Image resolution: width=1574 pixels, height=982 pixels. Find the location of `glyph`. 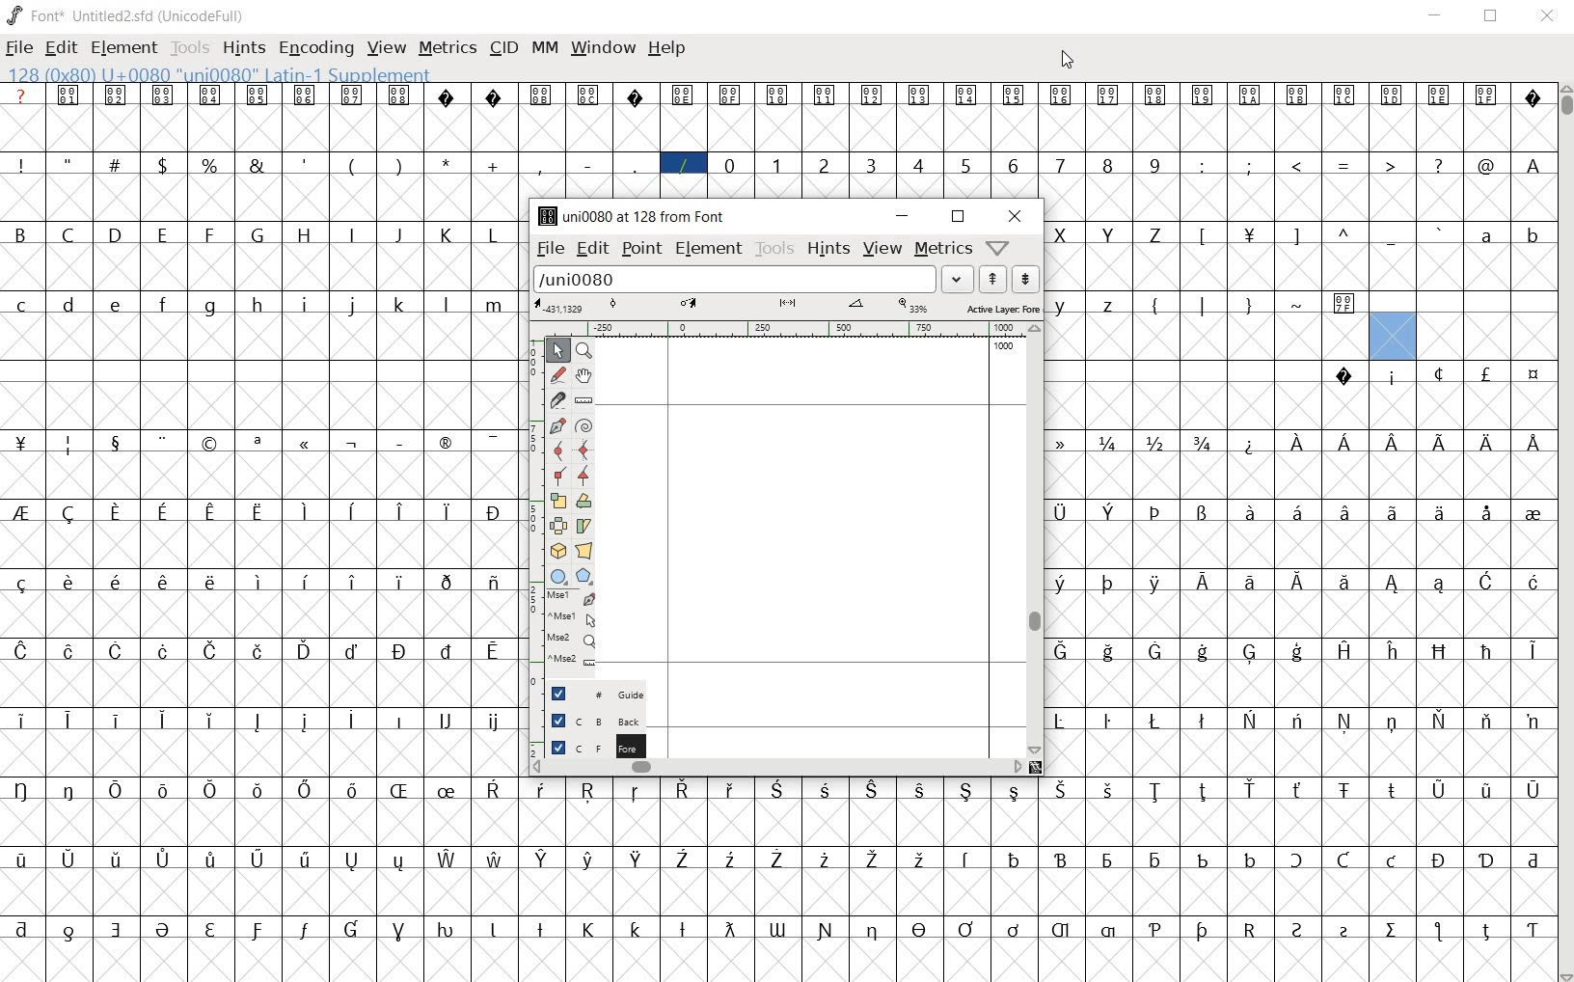

glyph is located at coordinates (400, 95).